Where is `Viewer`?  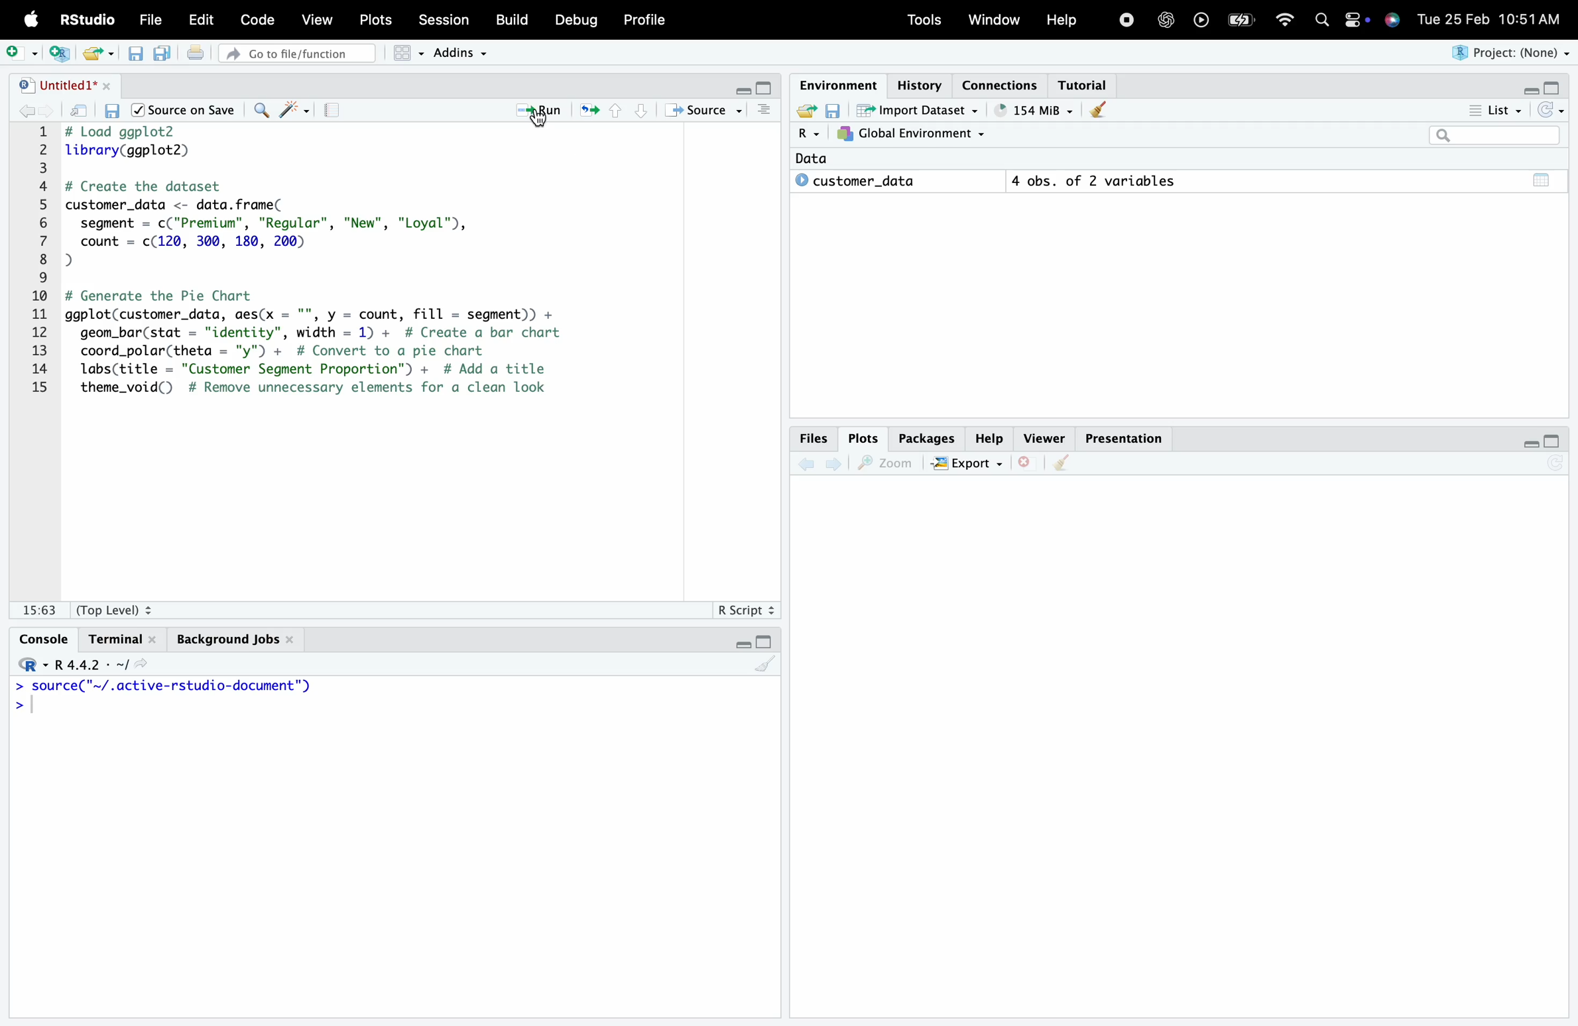
Viewer is located at coordinates (1043, 435).